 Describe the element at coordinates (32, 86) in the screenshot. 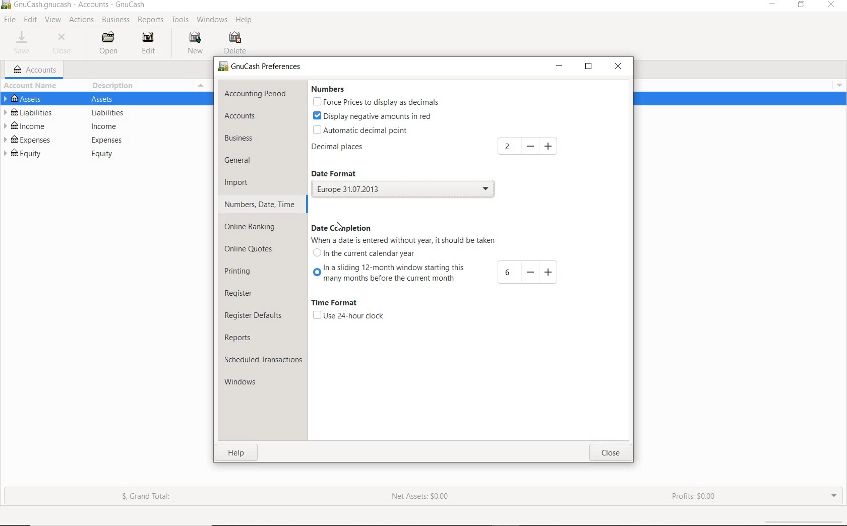

I see `ACCOUNT NAME` at that location.